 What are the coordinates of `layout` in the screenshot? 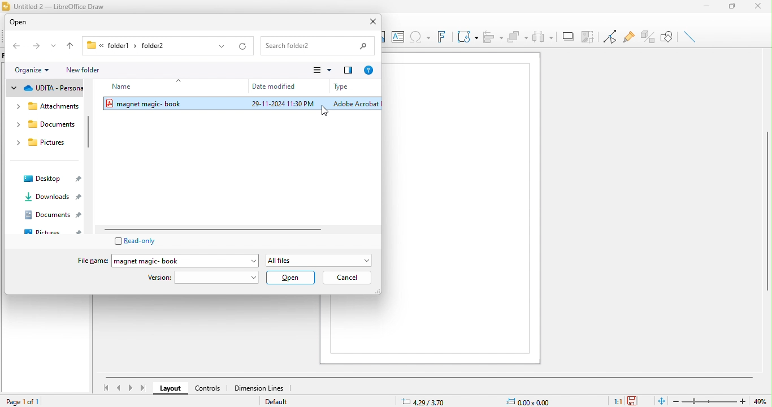 It's located at (171, 388).